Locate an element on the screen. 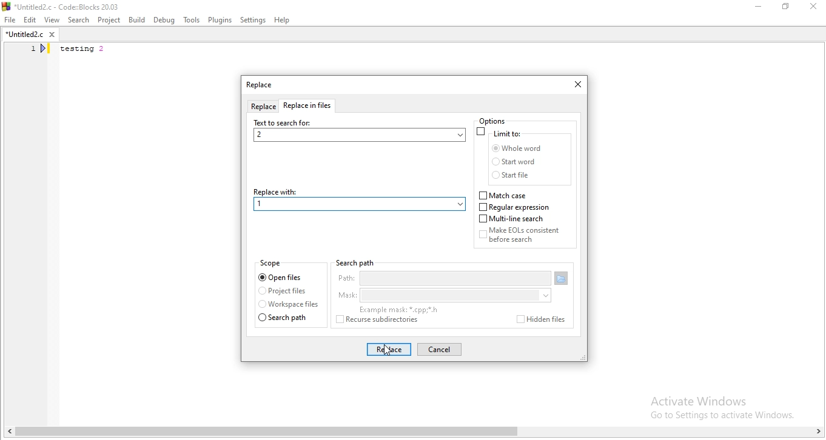 Image resolution: width=826 pixels, height=440 pixels. line number is located at coordinates (39, 50).